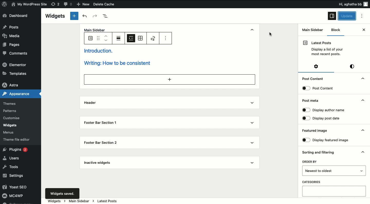  Describe the element at coordinates (314, 131) in the screenshot. I see `Featured image` at that location.